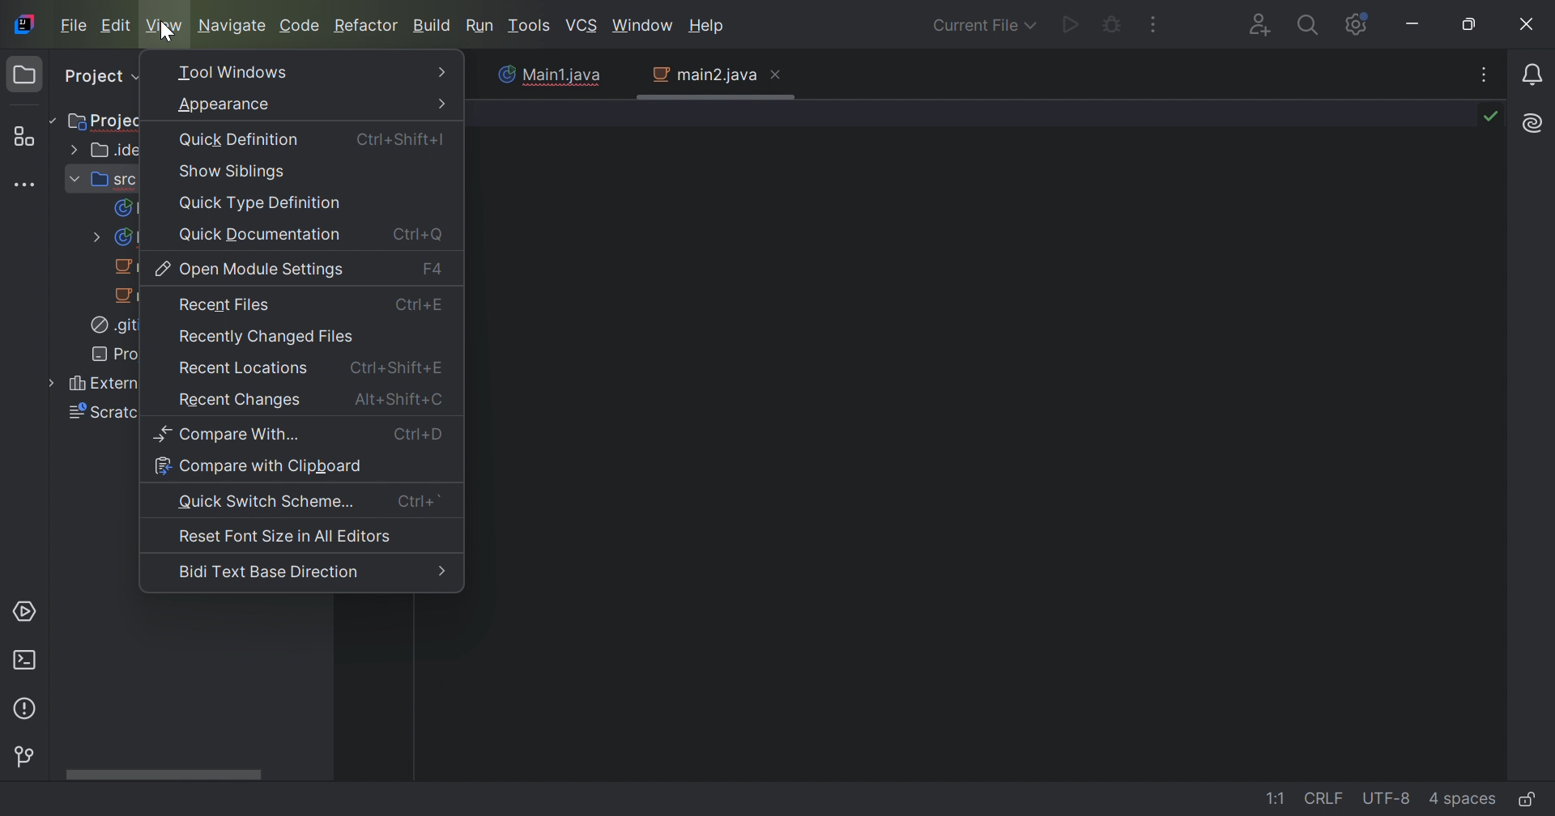  What do you see at coordinates (28, 610) in the screenshot?
I see `Services` at bounding box center [28, 610].